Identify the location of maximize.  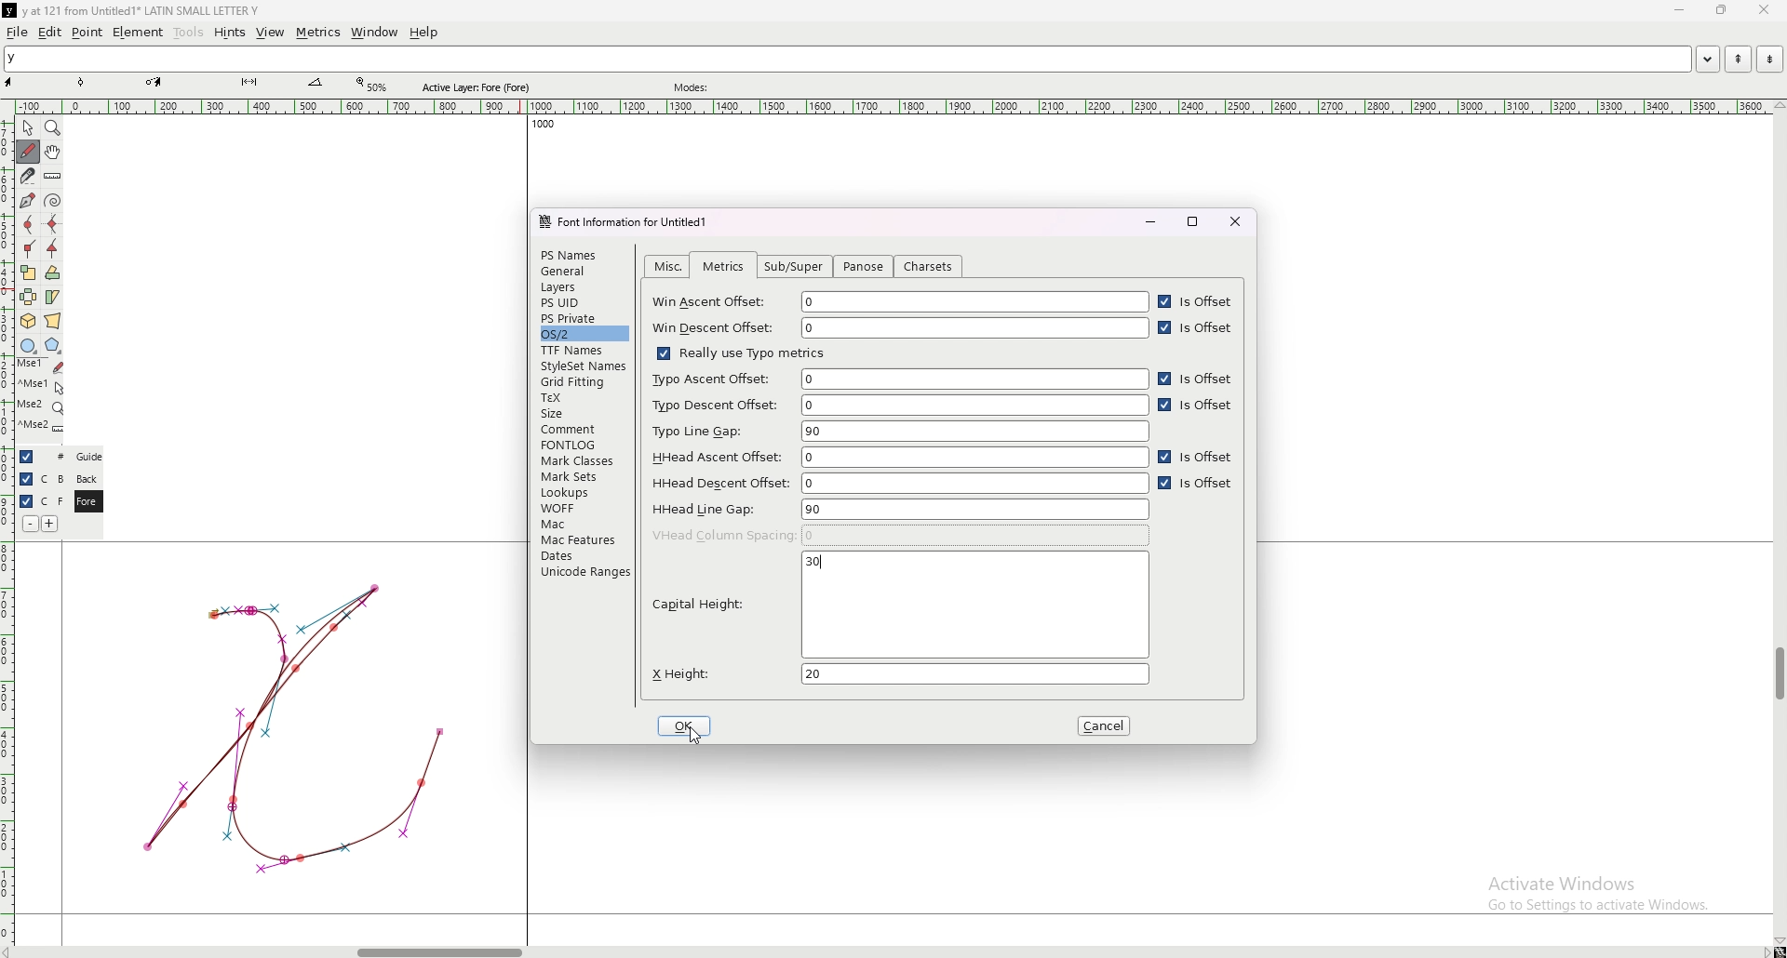
(1194, 221).